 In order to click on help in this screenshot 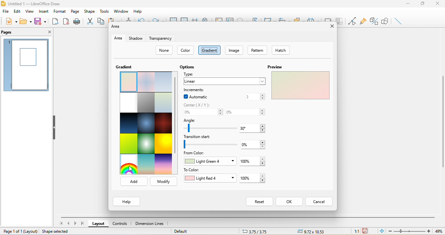, I will do `click(139, 11)`.